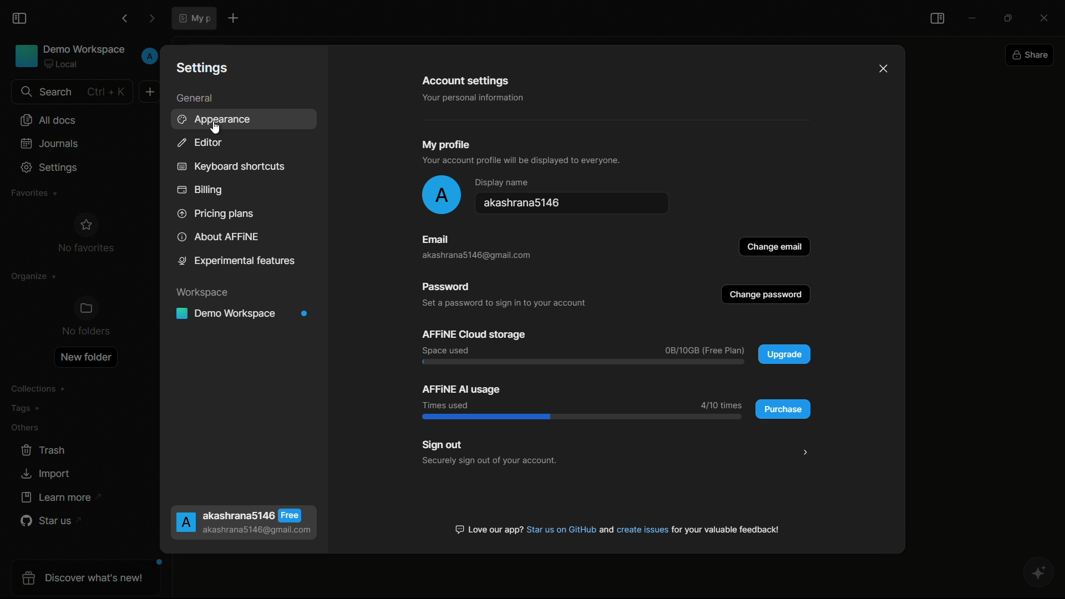 The image size is (1065, 599). What do you see at coordinates (619, 529) in the screenshot?
I see `Love our app? Star us on GitHub and create issues for your valuable feedback!` at bounding box center [619, 529].